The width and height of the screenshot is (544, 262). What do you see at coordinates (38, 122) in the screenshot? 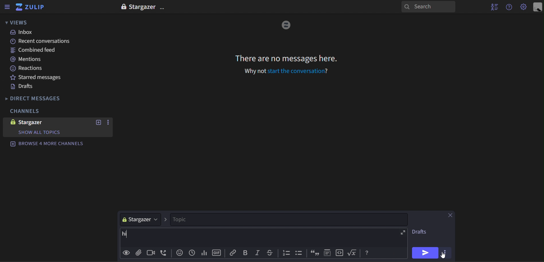
I see `stargazer` at bounding box center [38, 122].